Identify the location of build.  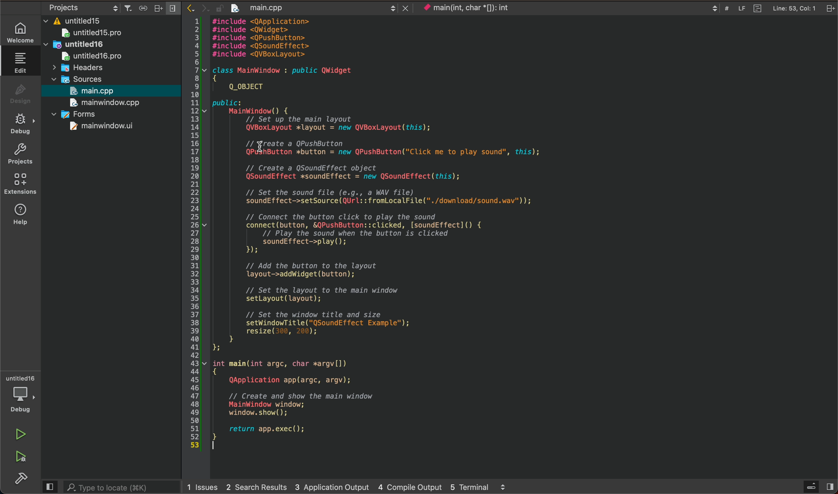
(24, 480).